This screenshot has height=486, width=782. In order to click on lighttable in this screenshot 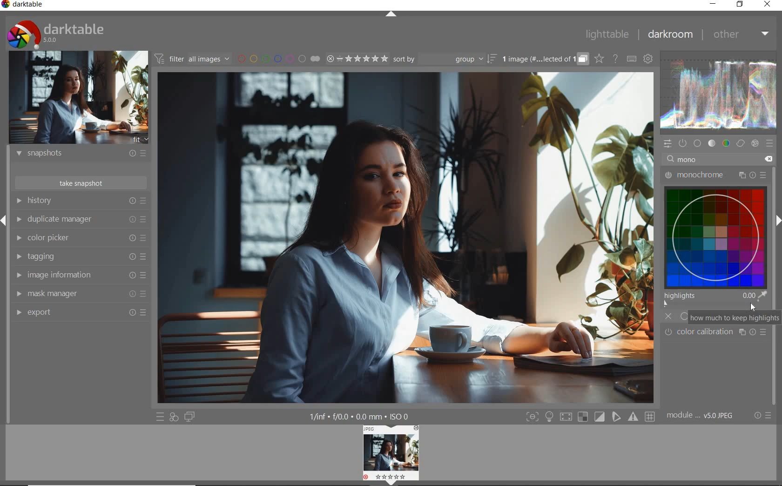, I will do `click(607, 34)`.